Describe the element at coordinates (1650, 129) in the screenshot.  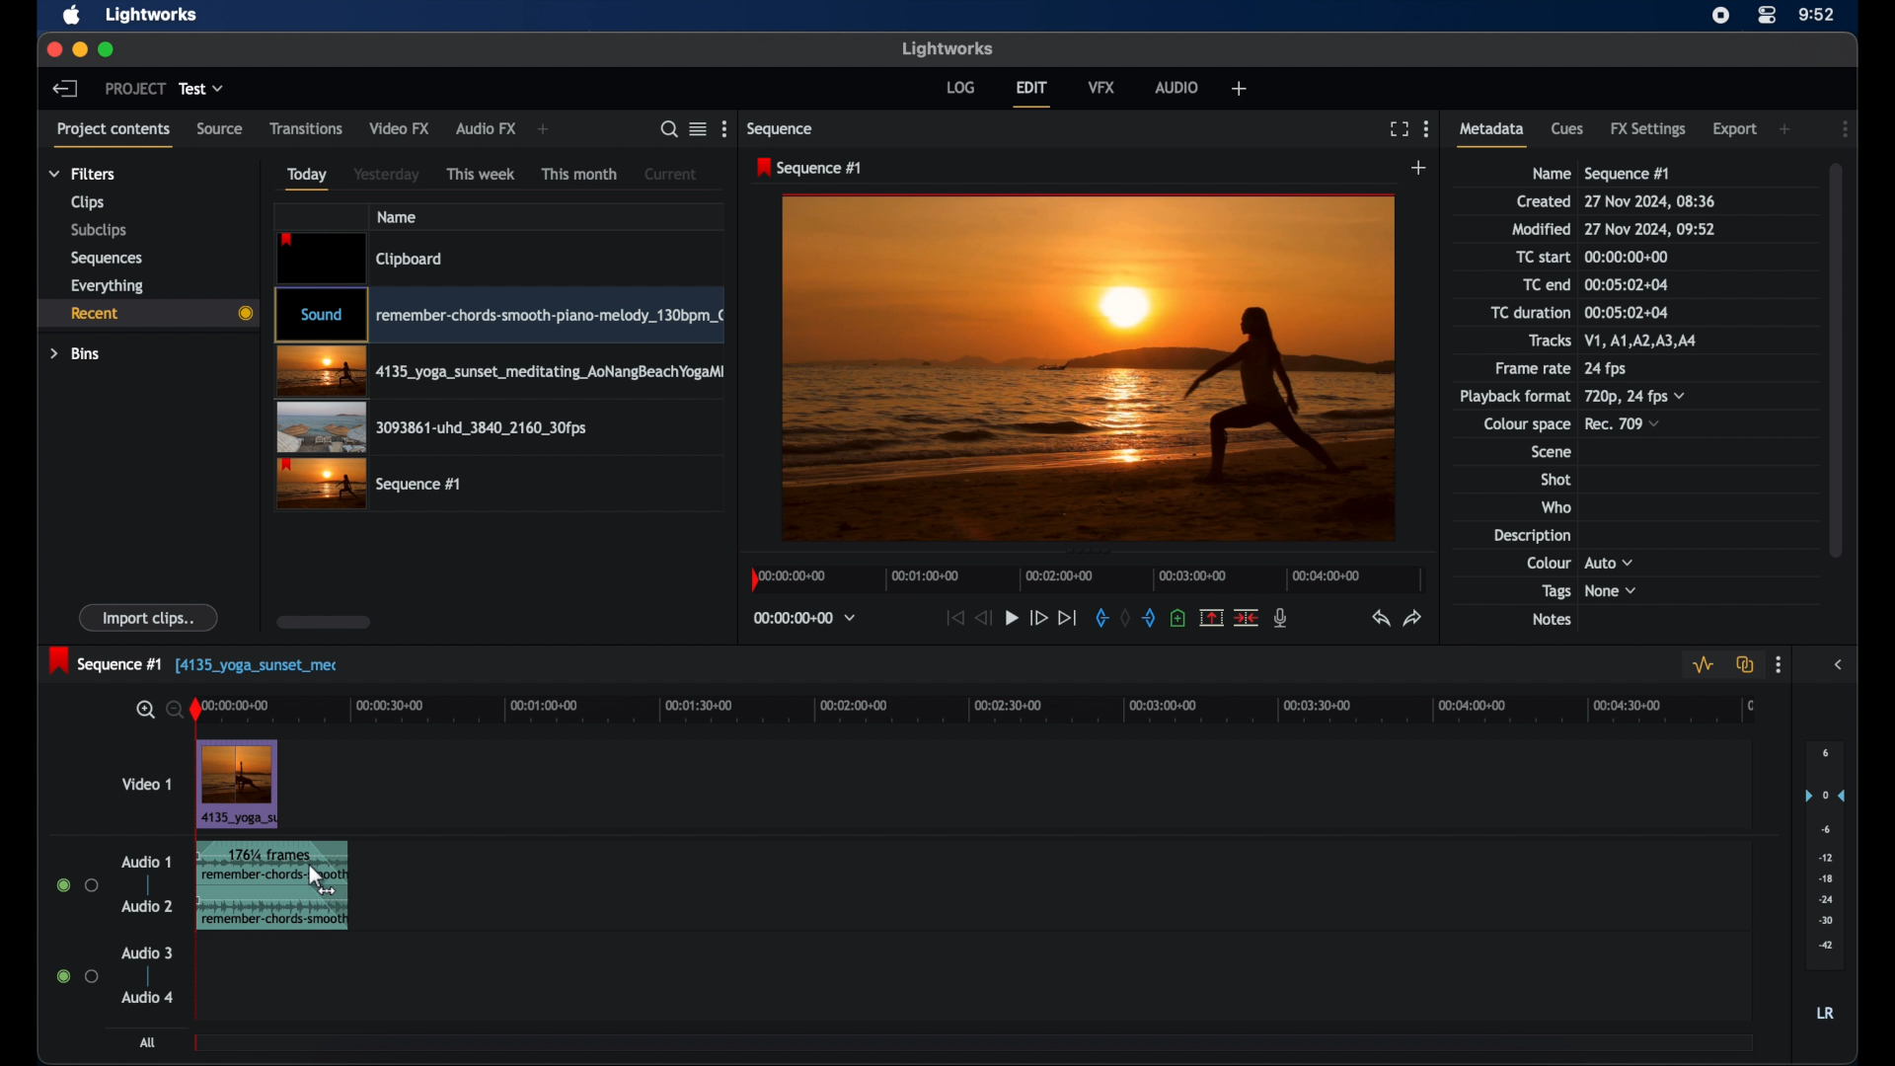
I see `fx settongs` at that location.